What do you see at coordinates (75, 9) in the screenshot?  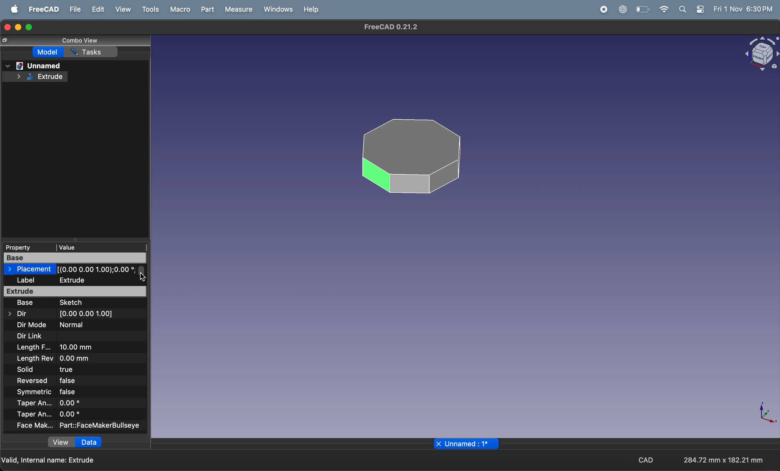 I see `file` at bounding box center [75, 9].